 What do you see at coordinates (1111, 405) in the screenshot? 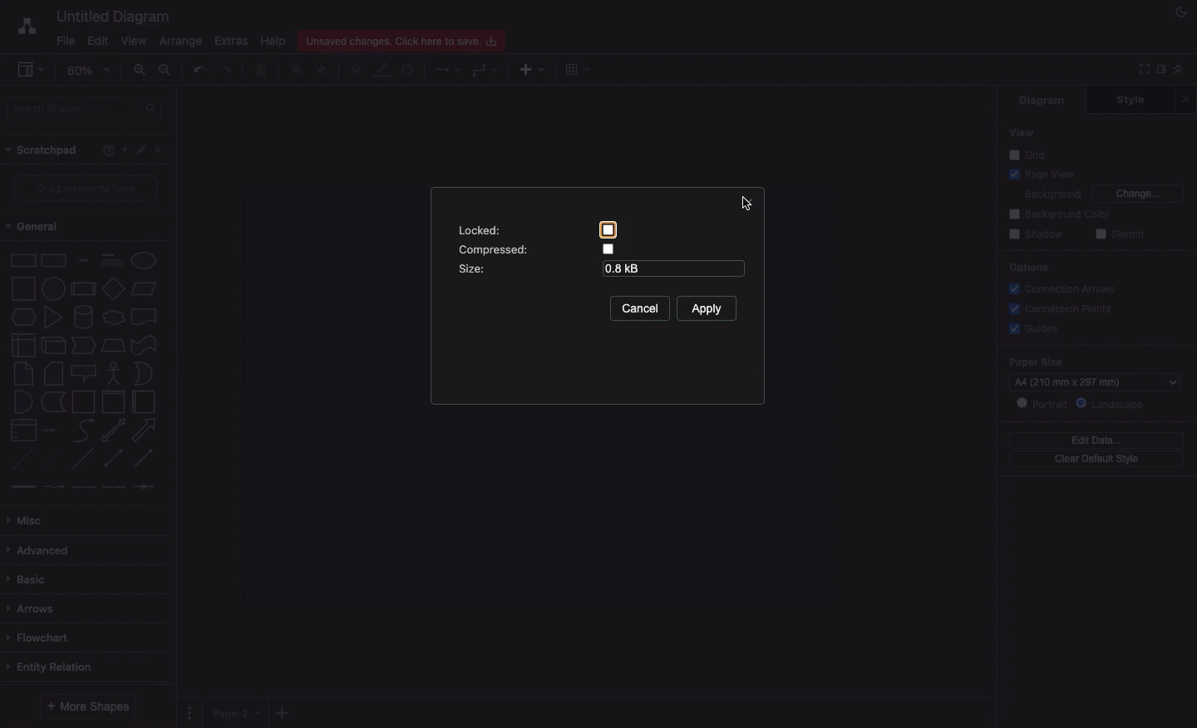
I see `Landscape` at bounding box center [1111, 405].